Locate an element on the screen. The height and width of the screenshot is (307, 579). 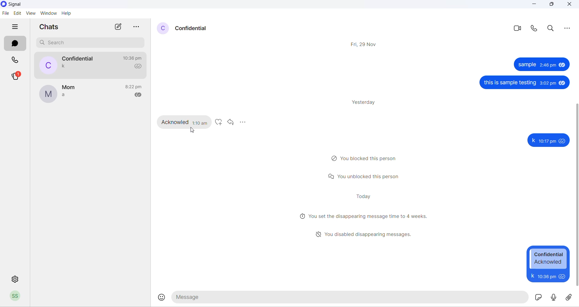
last message is located at coordinates (65, 67).